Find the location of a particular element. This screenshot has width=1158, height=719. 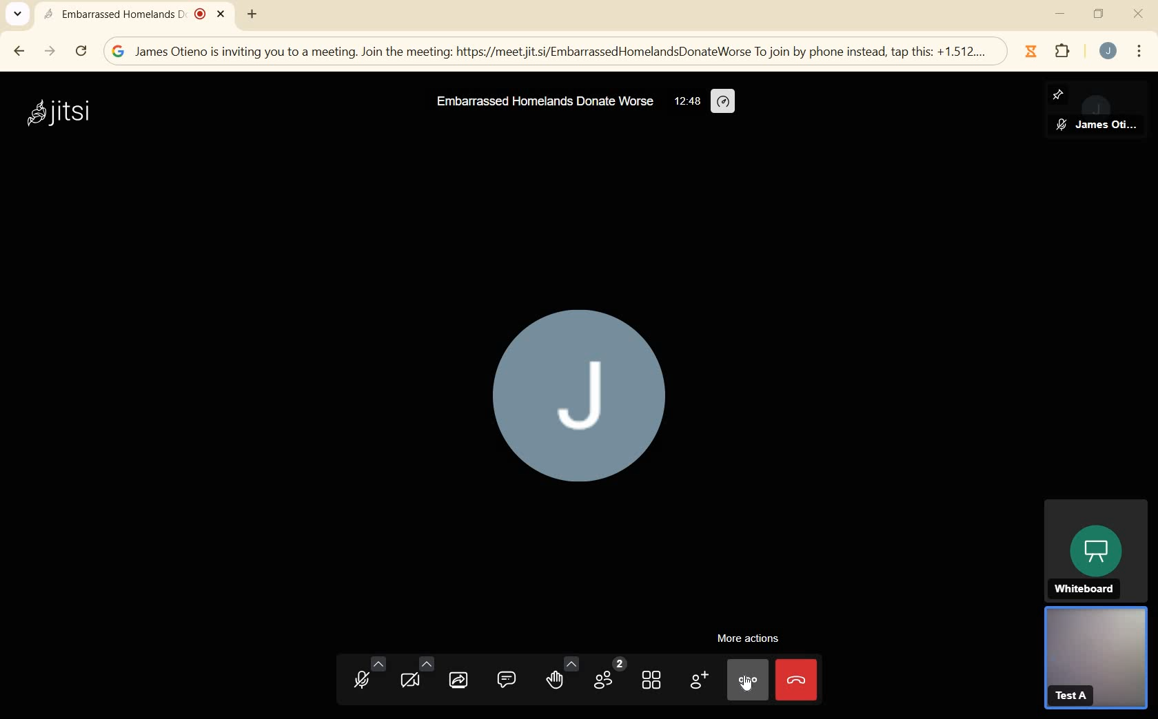

raise your hand is located at coordinates (561, 677).